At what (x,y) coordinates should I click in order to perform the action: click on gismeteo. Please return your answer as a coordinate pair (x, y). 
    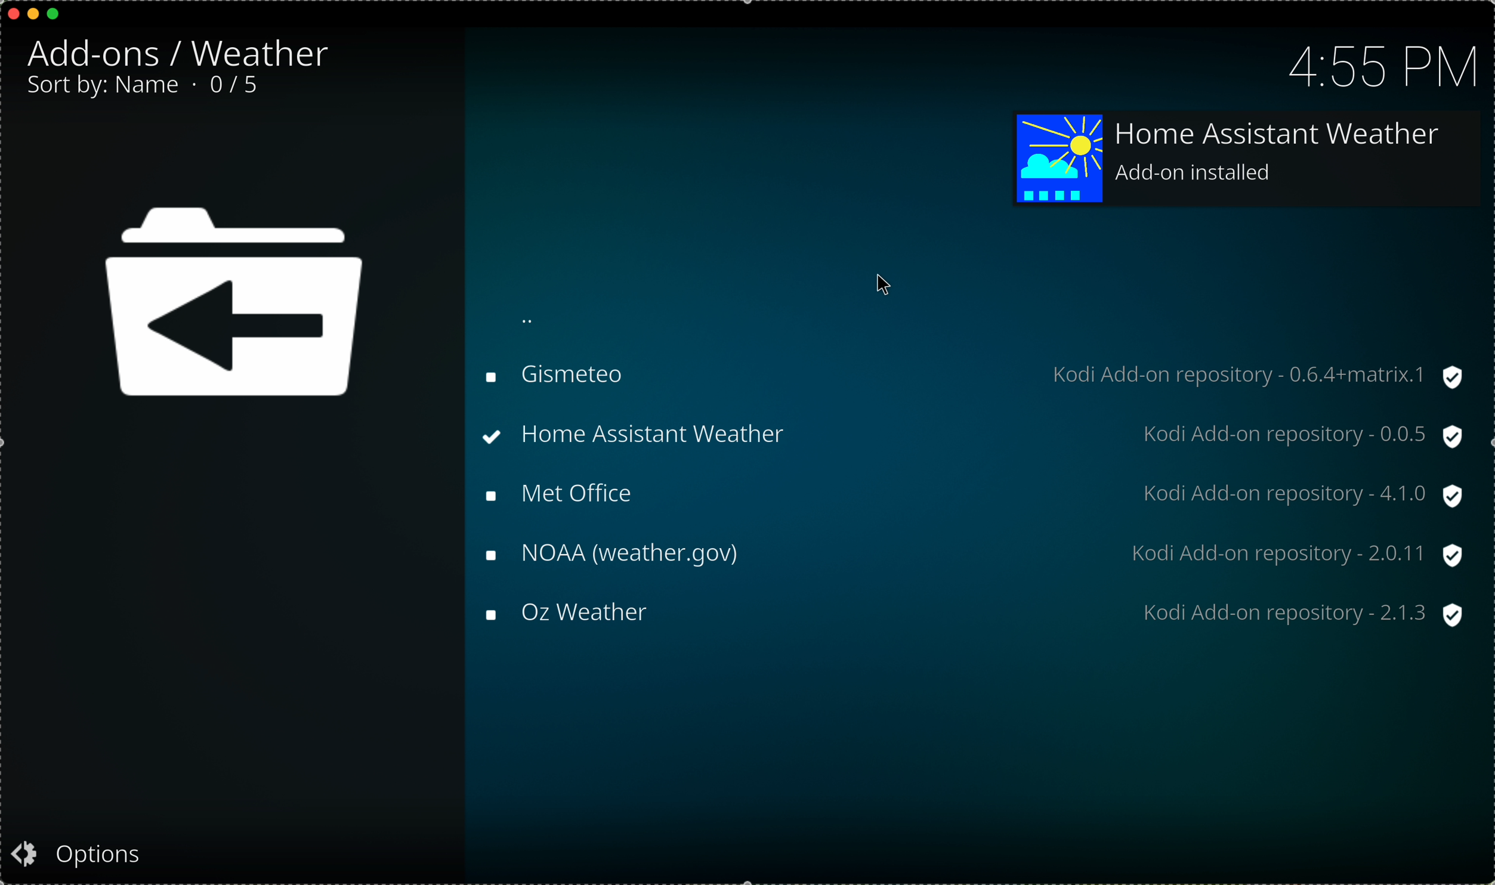
    Looking at the image, I should click on (974, 378).